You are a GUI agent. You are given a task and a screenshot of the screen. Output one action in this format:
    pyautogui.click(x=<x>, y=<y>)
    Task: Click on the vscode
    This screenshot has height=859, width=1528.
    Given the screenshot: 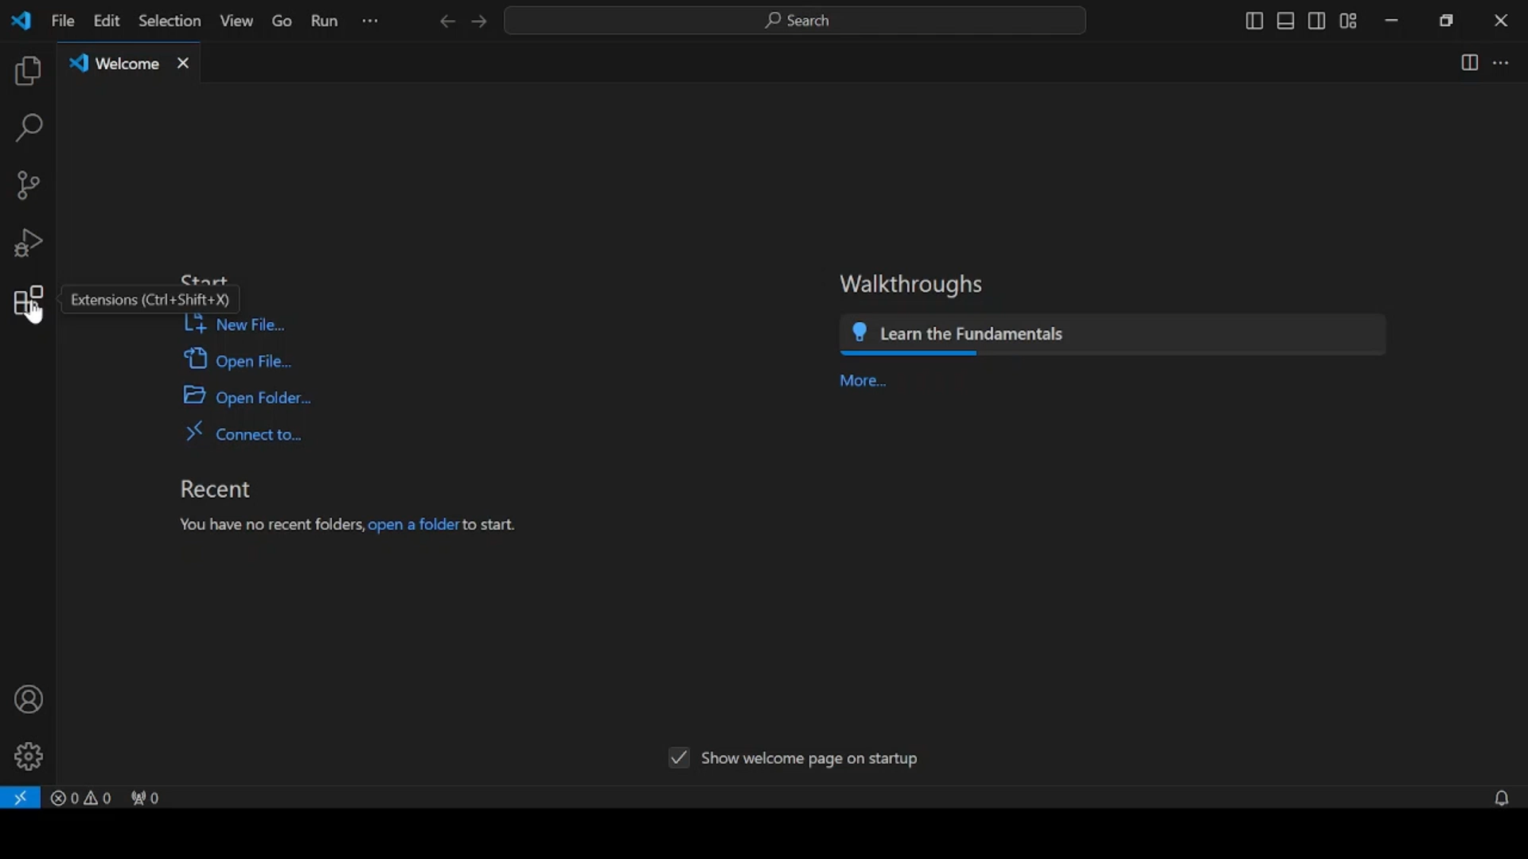 What is the action you would take?
    pyautogui.click(x=24, y=21)
    